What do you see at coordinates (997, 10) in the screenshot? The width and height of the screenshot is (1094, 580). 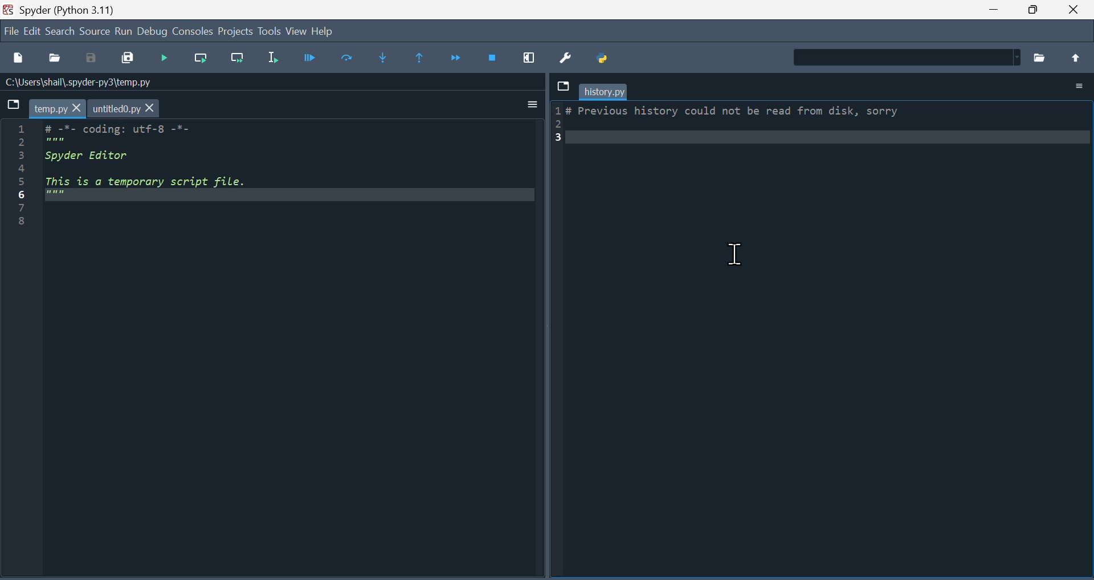 I see `minimise` at bounding box center [997, 10].